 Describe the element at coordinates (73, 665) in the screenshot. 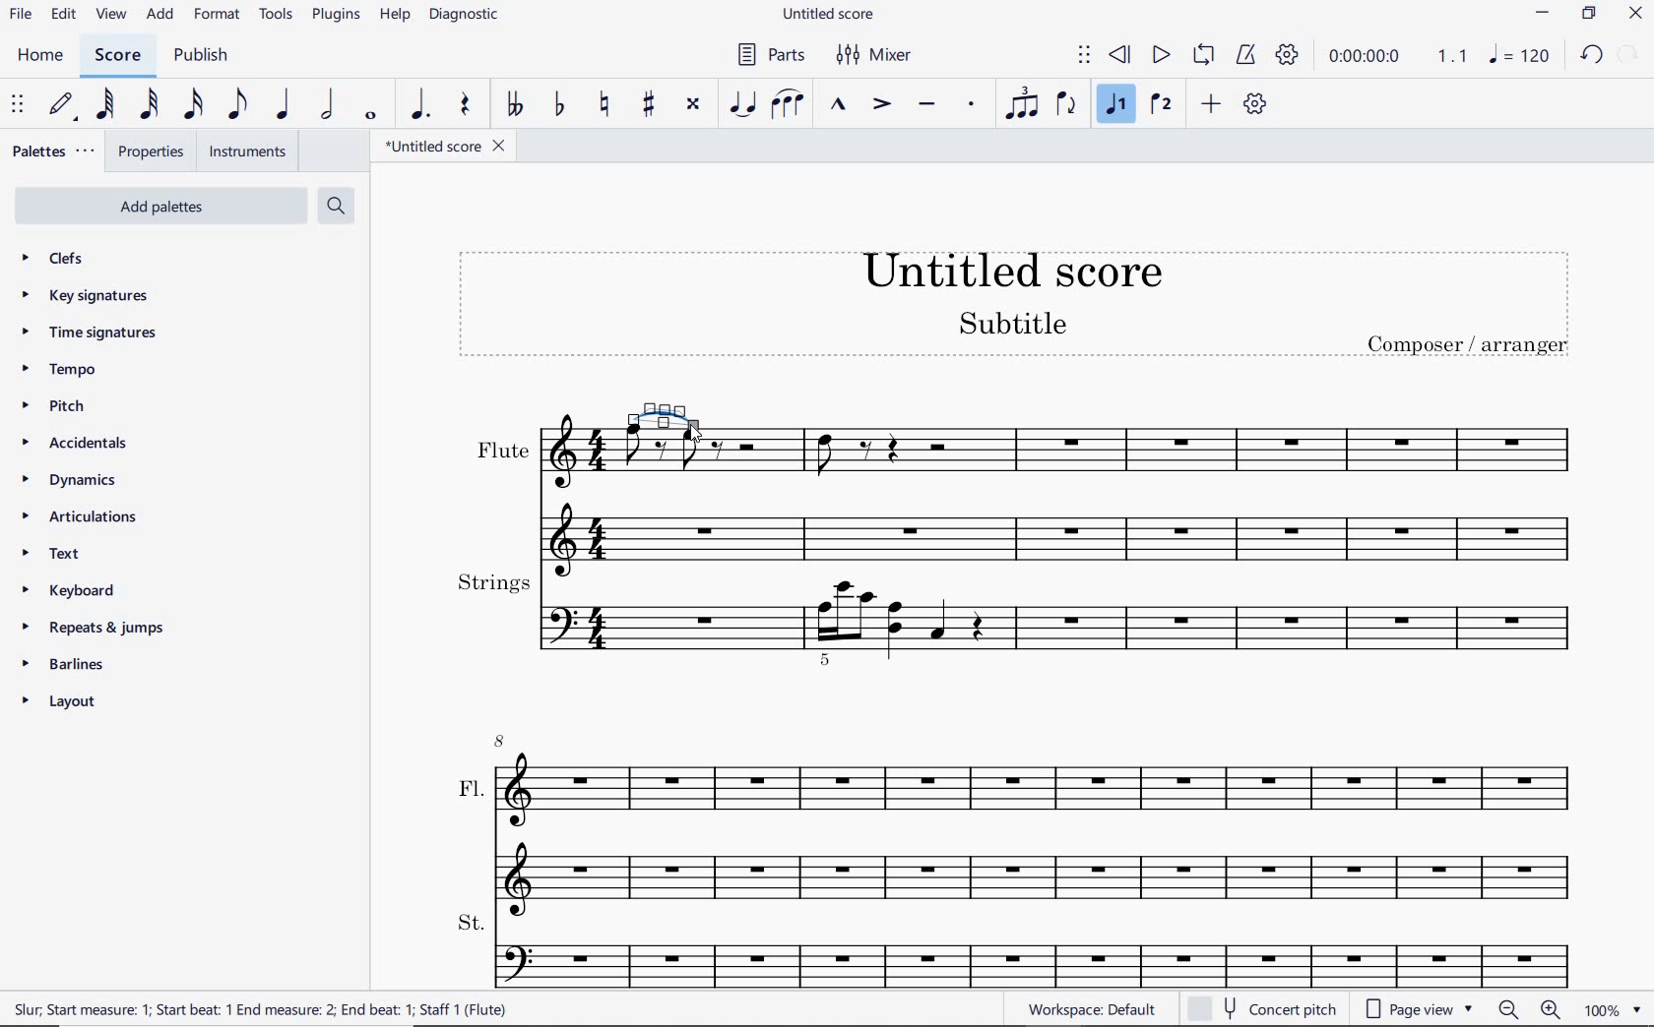

I see `barlines` at that location.